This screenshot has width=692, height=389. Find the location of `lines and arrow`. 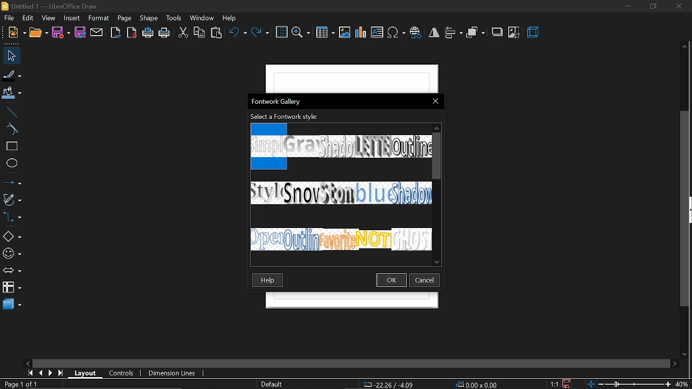

lines and arrow is located at coordinates (12, 182).